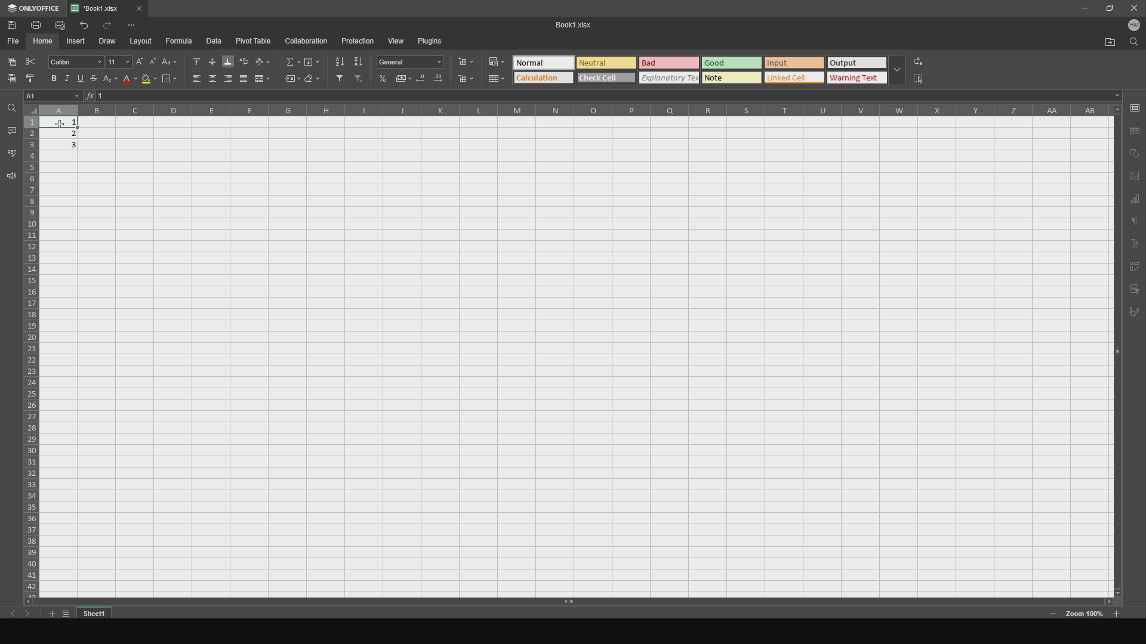 The width and height of the screenshot is (1146, 644). I want to click on file, so click(14, 41).